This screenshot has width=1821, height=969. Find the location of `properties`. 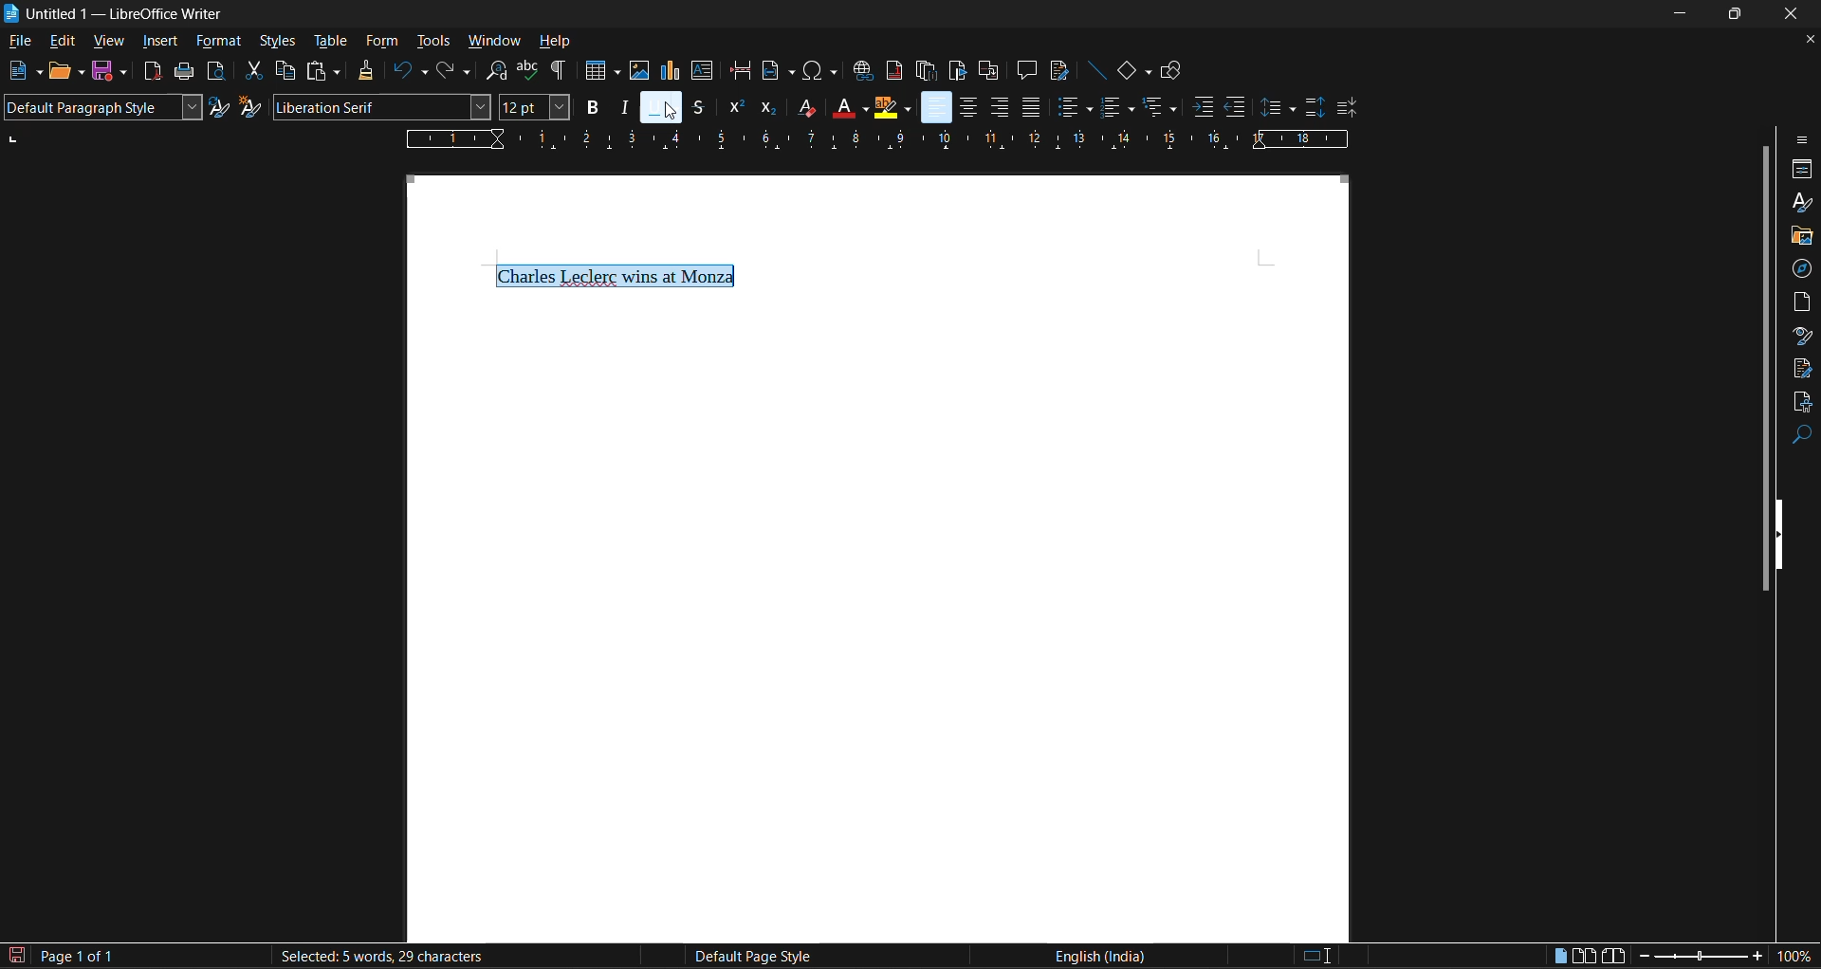

properties is located at coordinates (1802, 170).